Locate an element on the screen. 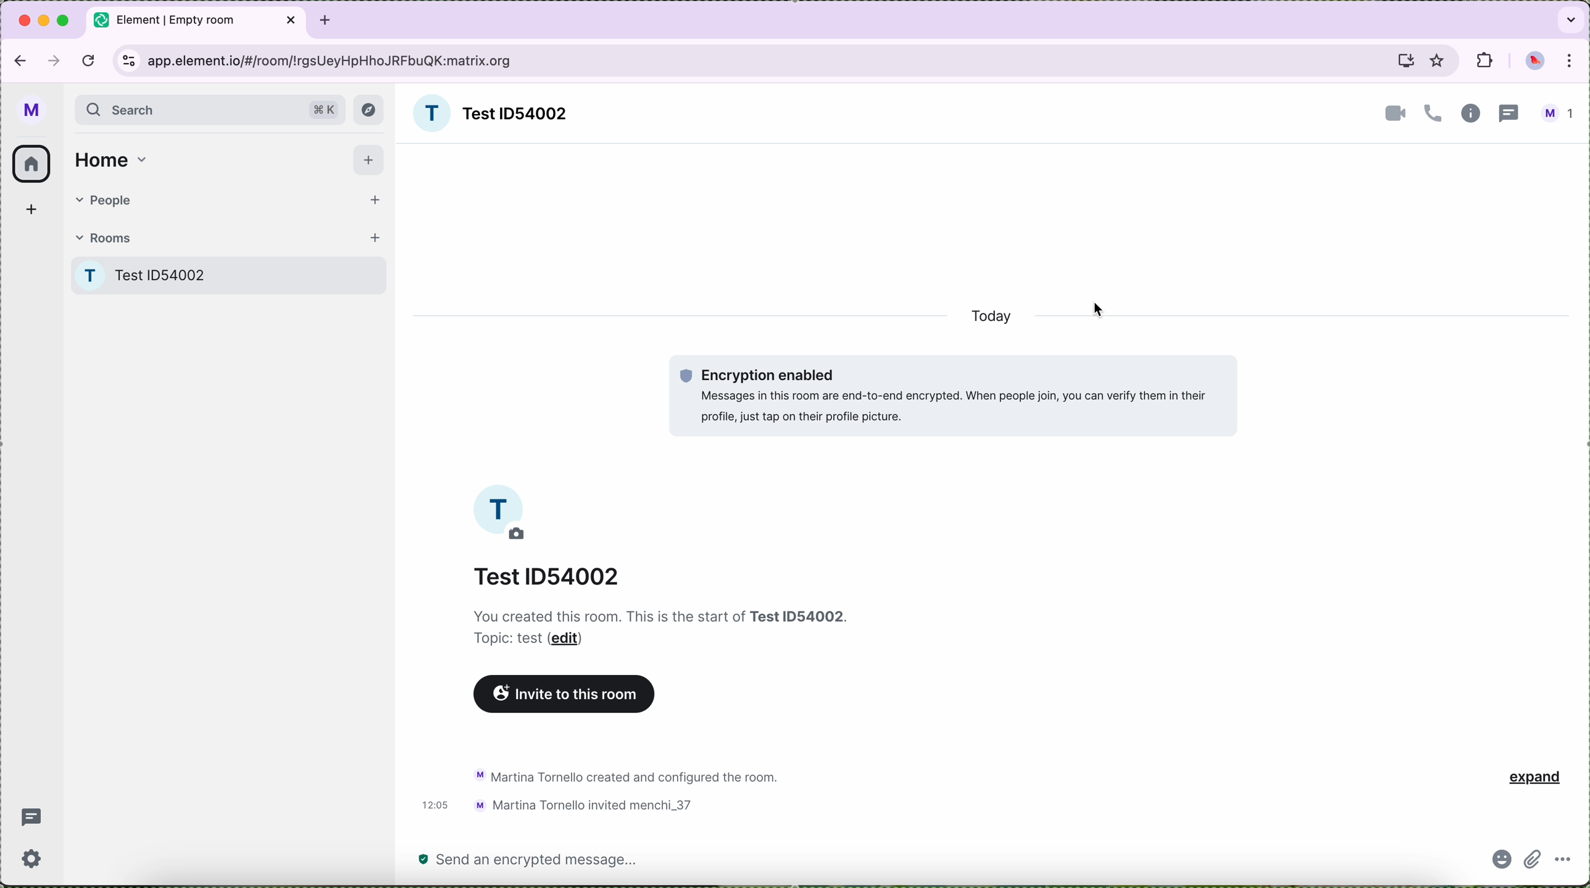 Image resolution: width=1590 pixels, height=888 pixels. profile image is located at coordinates (502, 515).